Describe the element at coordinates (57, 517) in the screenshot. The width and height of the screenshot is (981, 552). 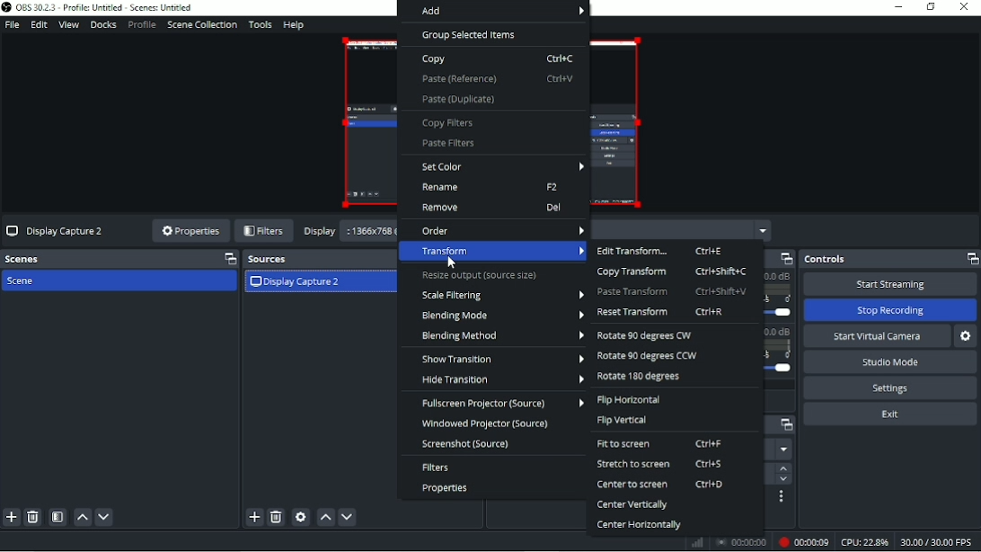
I see `Open scene filters` at that location.